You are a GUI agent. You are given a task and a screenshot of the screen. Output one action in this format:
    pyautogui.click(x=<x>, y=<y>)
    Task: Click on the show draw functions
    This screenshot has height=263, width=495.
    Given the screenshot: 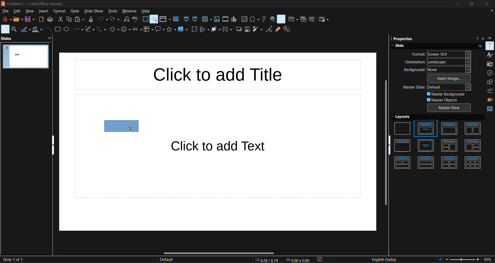 What is the action you would take?
    pyautogui.click(x=282, y=19)
    